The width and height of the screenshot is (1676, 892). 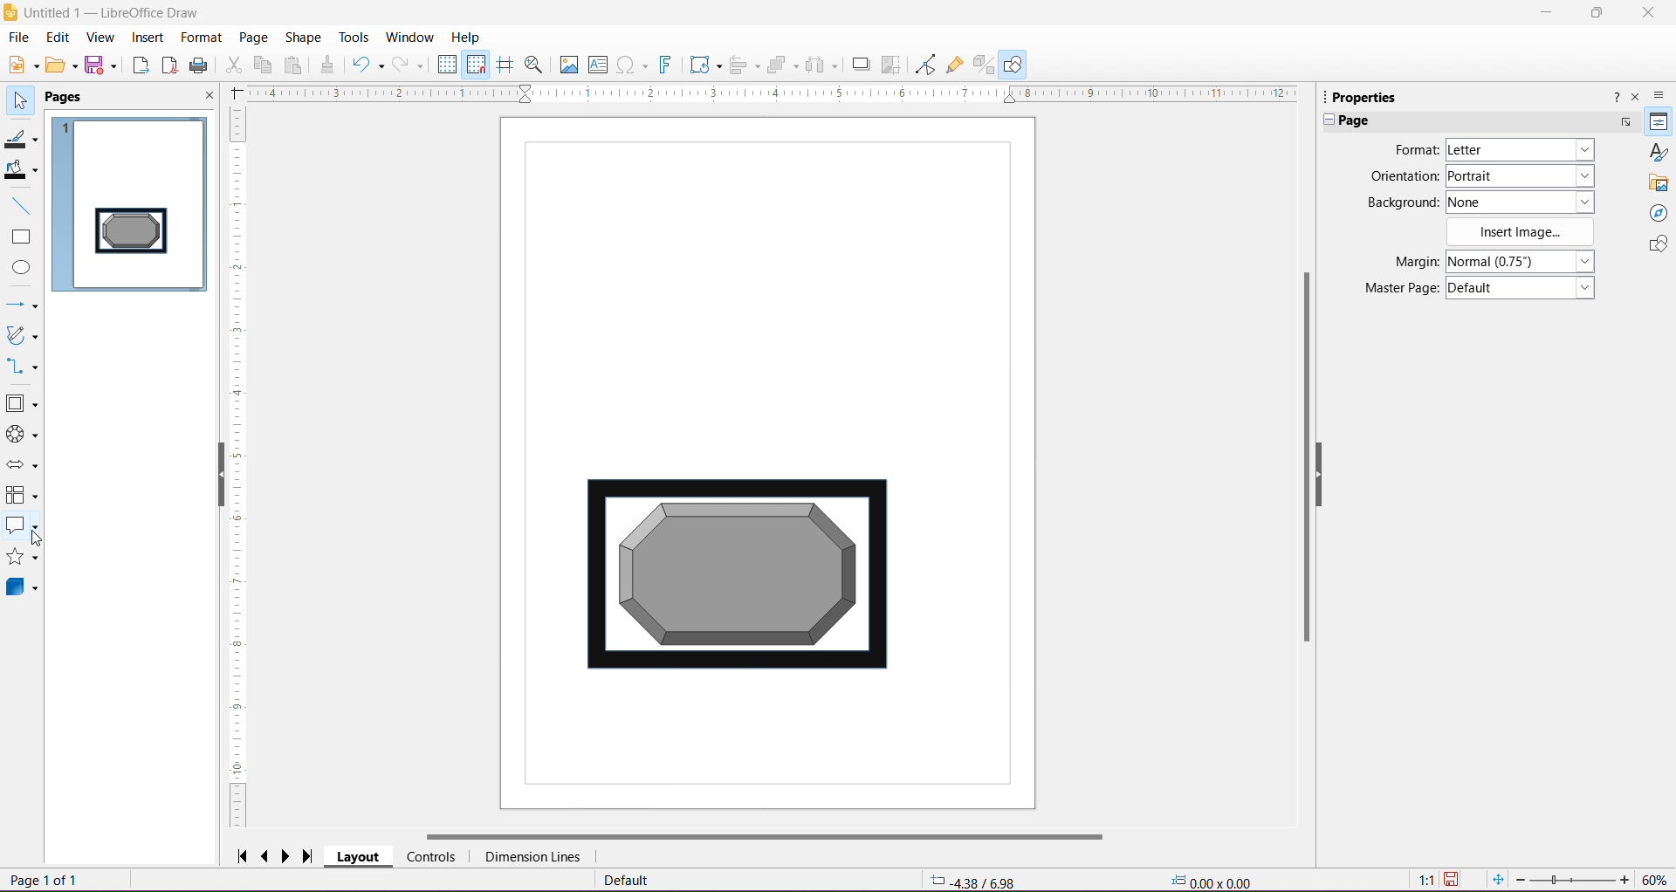 I want to click on Toggle Extrusion, so click(x=984, y=65).